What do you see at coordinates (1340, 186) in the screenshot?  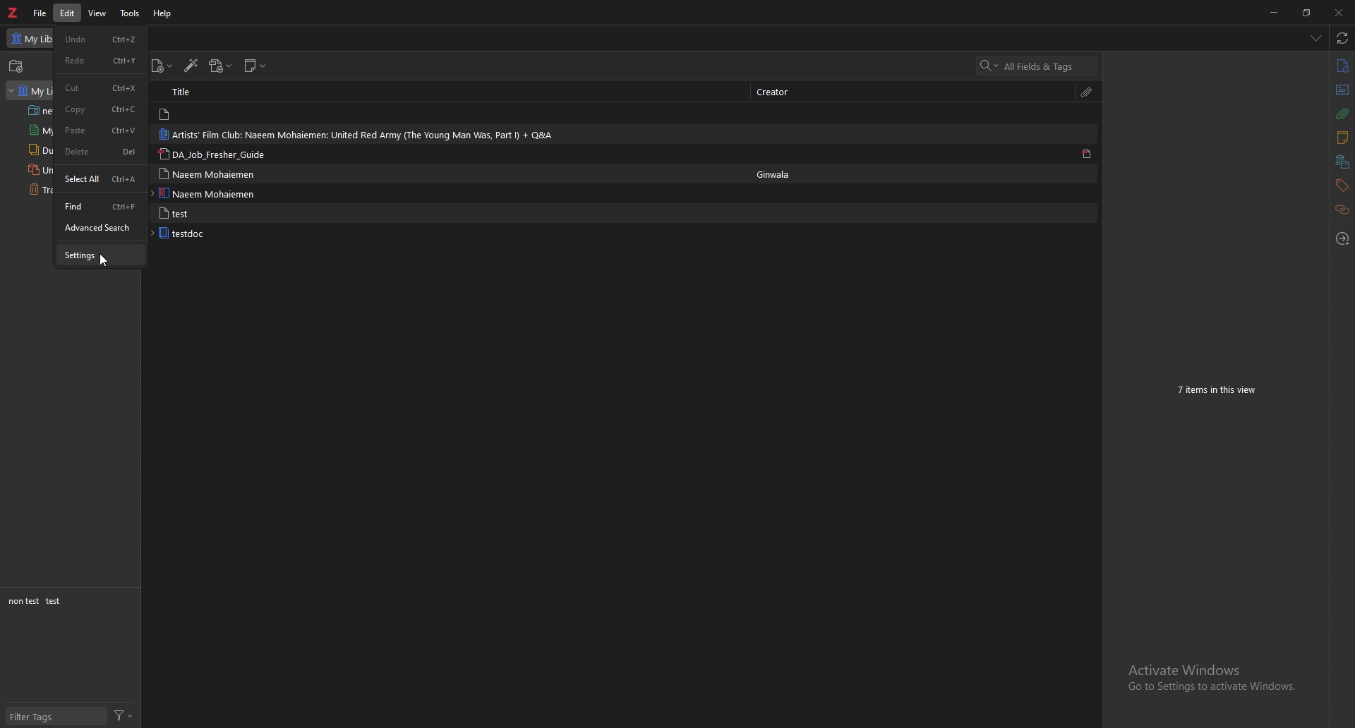 I see `tags` at bounding box center [1340, 186].